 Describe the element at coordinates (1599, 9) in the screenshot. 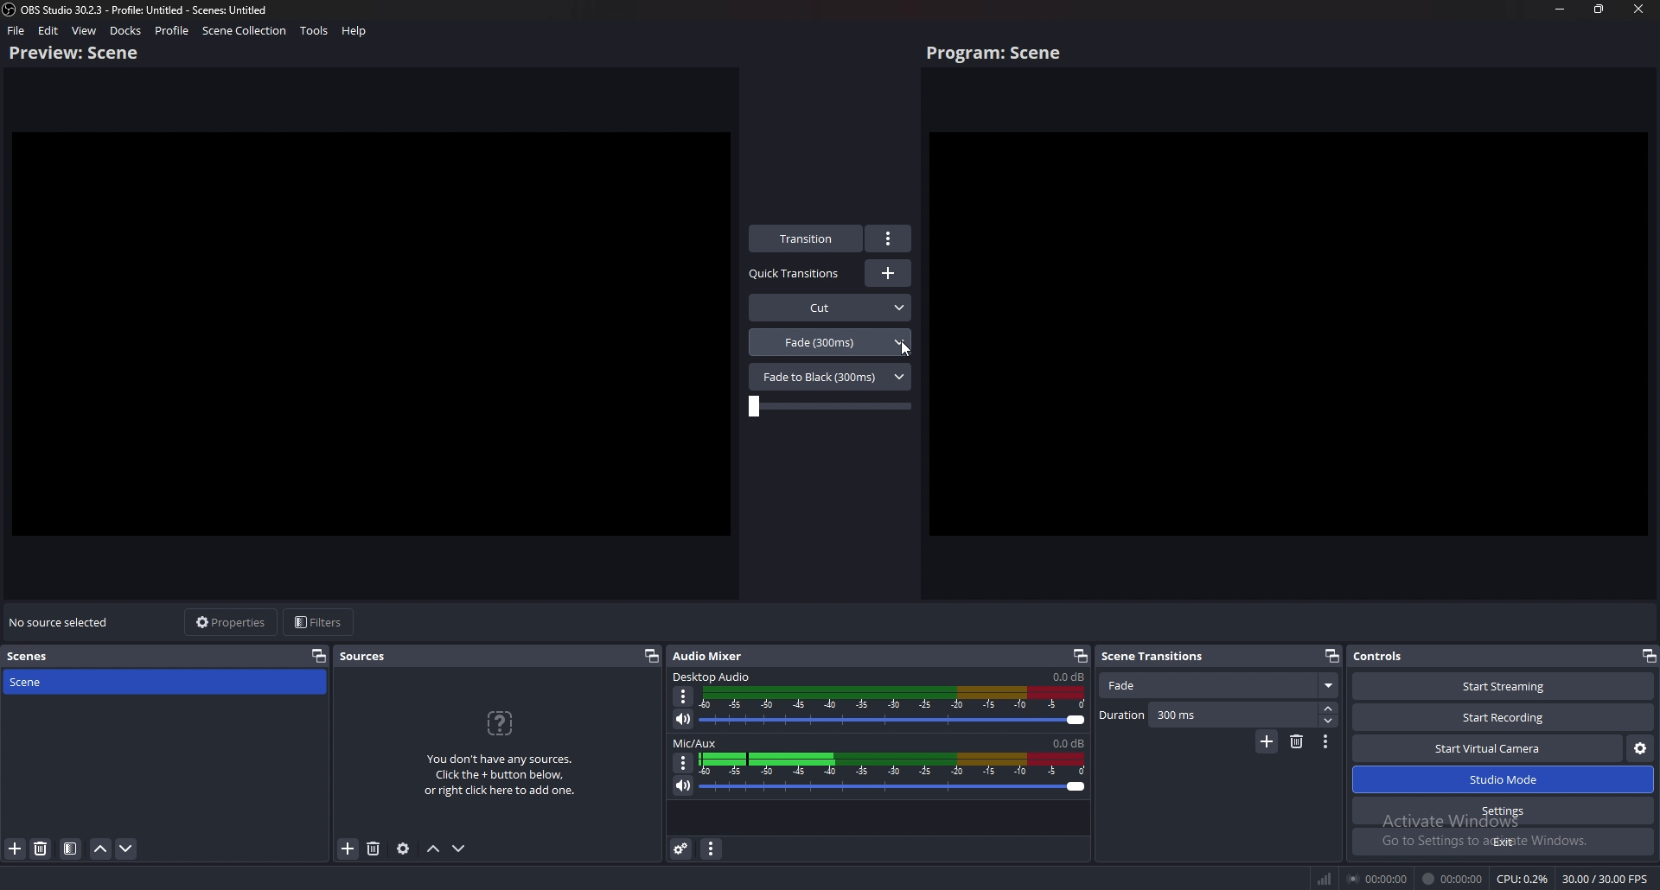

I see `resize` at that location.